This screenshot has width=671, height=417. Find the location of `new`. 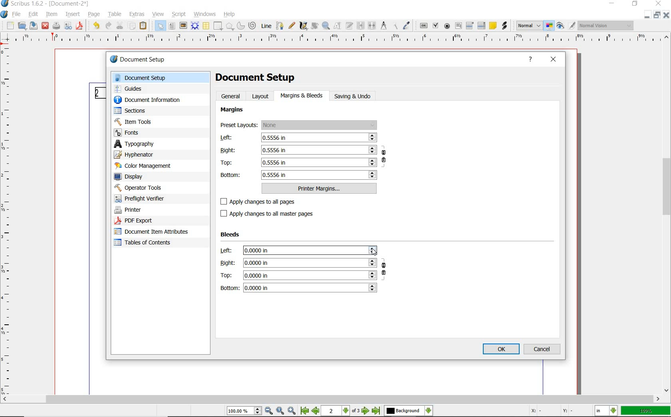

new is located at coordinates (11, 26).